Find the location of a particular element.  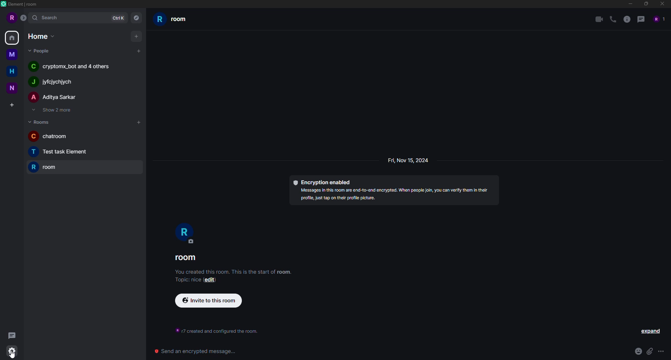

edit is located at coordinates (210, 281).